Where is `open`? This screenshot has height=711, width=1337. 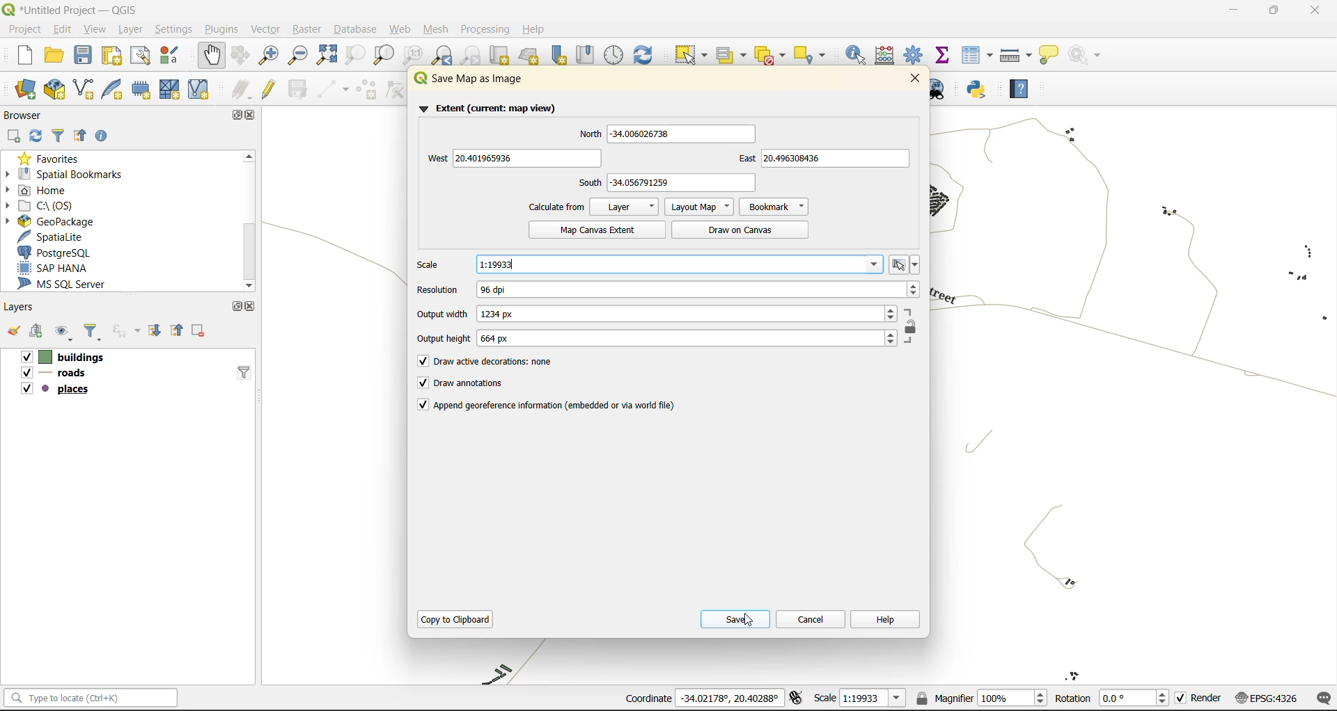
open is located at coordinates (54, 54).